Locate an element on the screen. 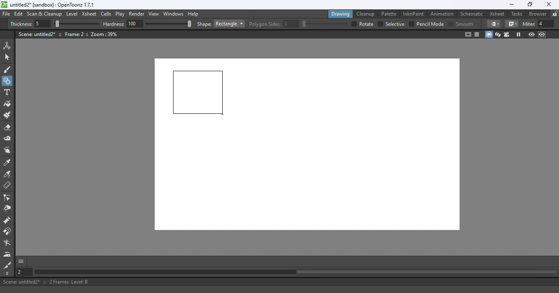  File name is located at coordinates (53, 5).